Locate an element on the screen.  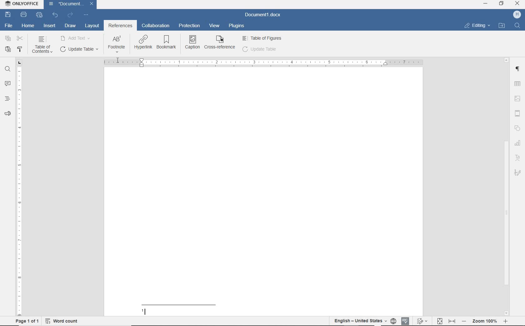
HEADER & FOOTERS is located at coordinates (518, 112).